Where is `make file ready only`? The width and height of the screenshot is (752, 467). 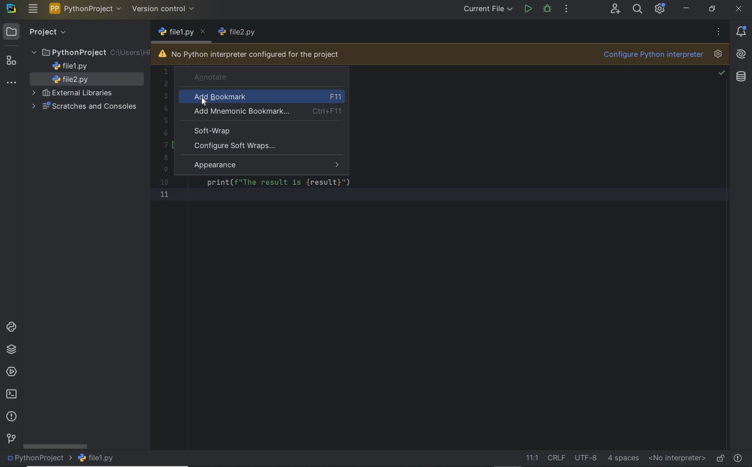 make file ready only is located at coordinates (719, 457).